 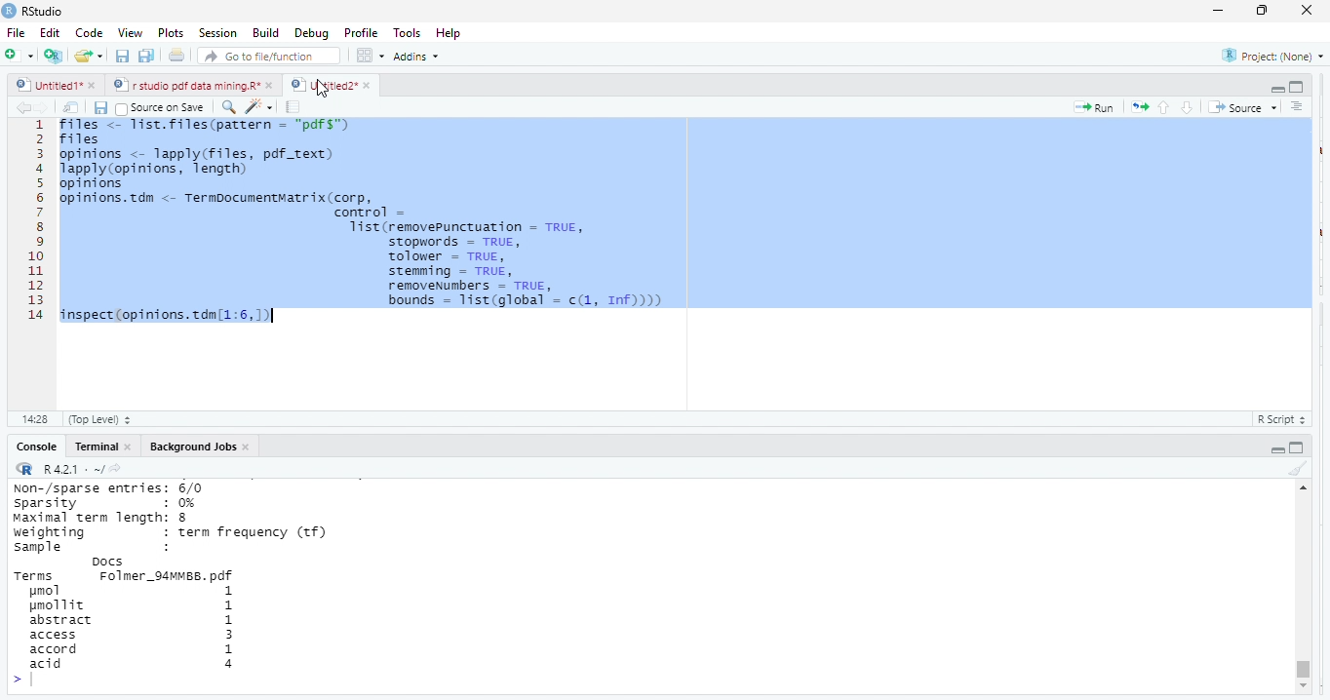 What do you see at coordinates (23, 107) in the screenshot?
I see `go back to the previous source location` at bounding box center [23, 107].